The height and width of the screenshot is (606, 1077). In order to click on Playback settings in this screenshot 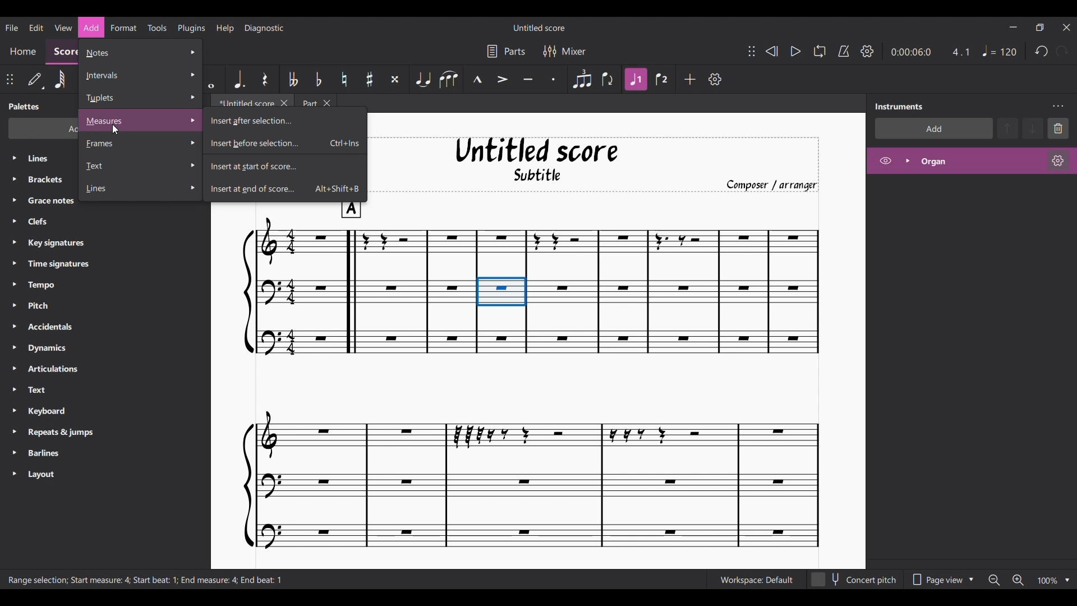, I will do `click(867, 51)`.